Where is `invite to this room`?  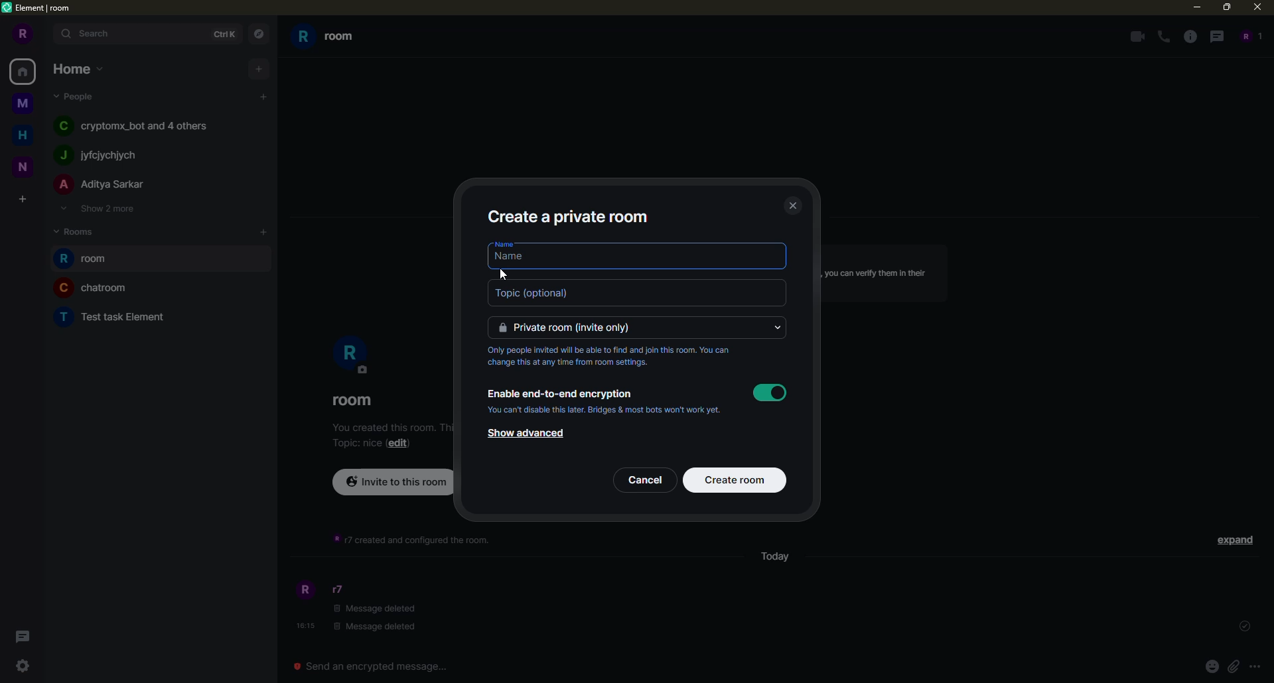 invite to this room is located at coordinates (394, 481).